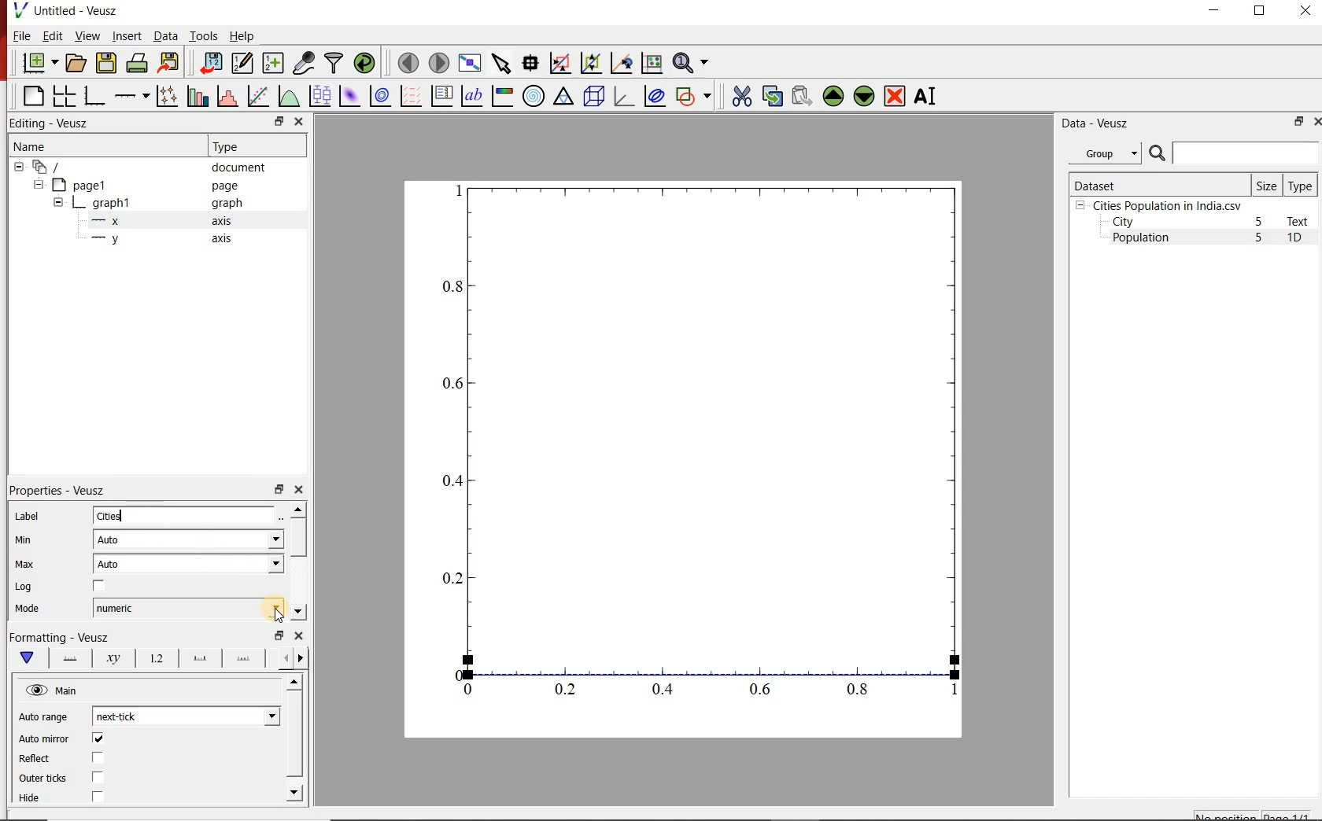  Describe the element at coordinates (30, 658) in the screenshot. I see `Main formatting` at that location.